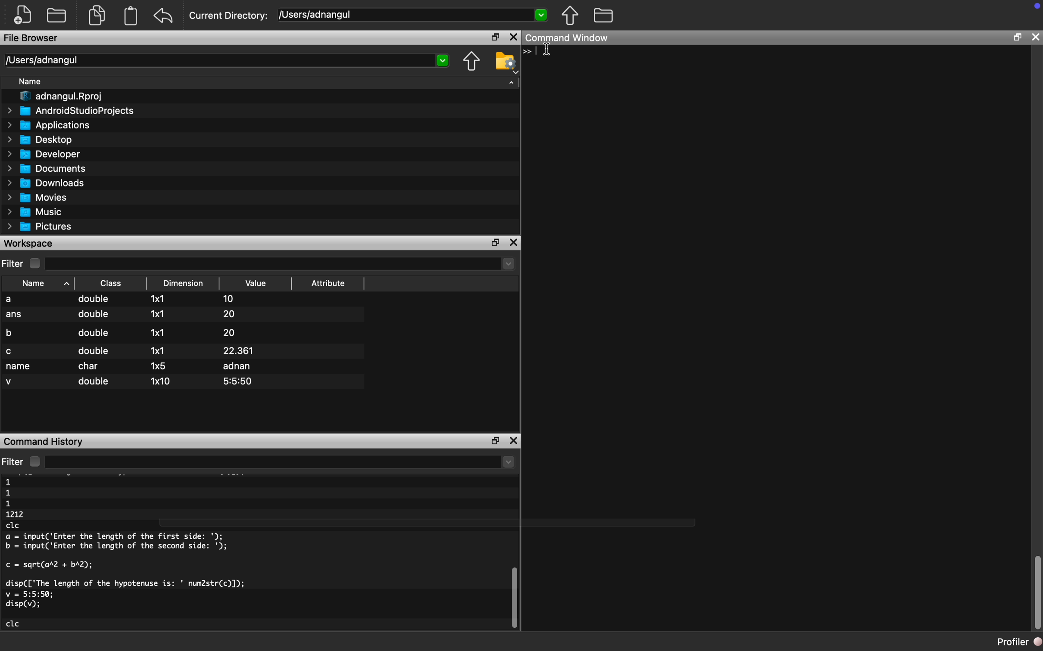  I want to click on Current Directory:, so click(227, 15).